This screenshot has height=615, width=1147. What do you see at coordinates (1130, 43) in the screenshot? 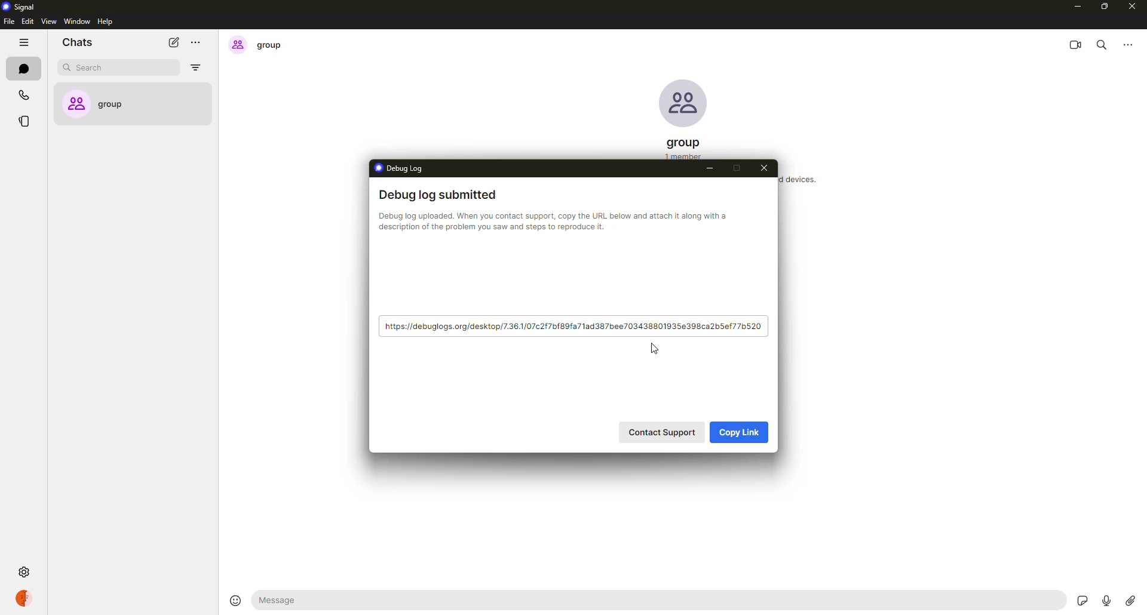
I see `more` at bounding box center [1130, 43].